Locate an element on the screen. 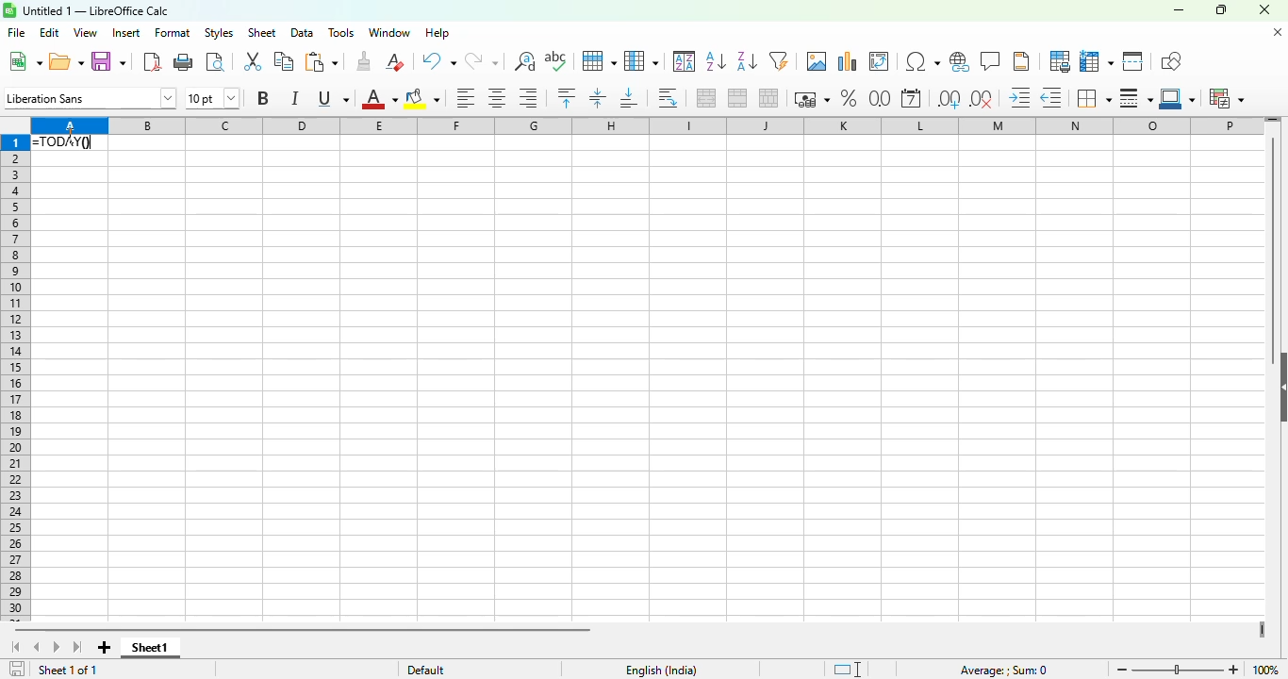  align center is located at coordinates (497, 99).